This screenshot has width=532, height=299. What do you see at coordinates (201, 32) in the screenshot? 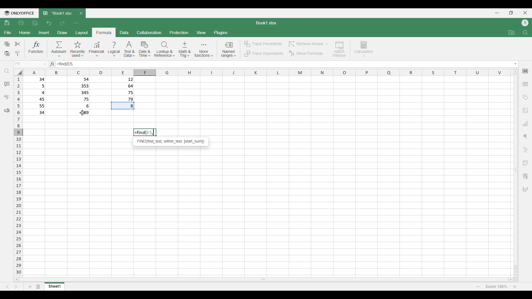
I see `View menu` at bounding box center [201, 32].